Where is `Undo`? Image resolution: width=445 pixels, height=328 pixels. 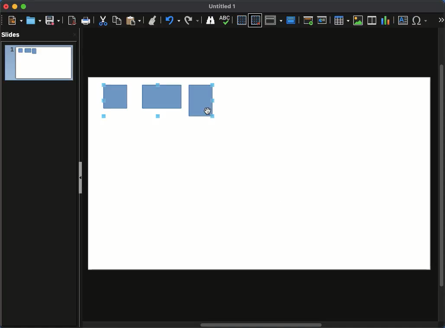
Undo is located at coordinates (152, 19).